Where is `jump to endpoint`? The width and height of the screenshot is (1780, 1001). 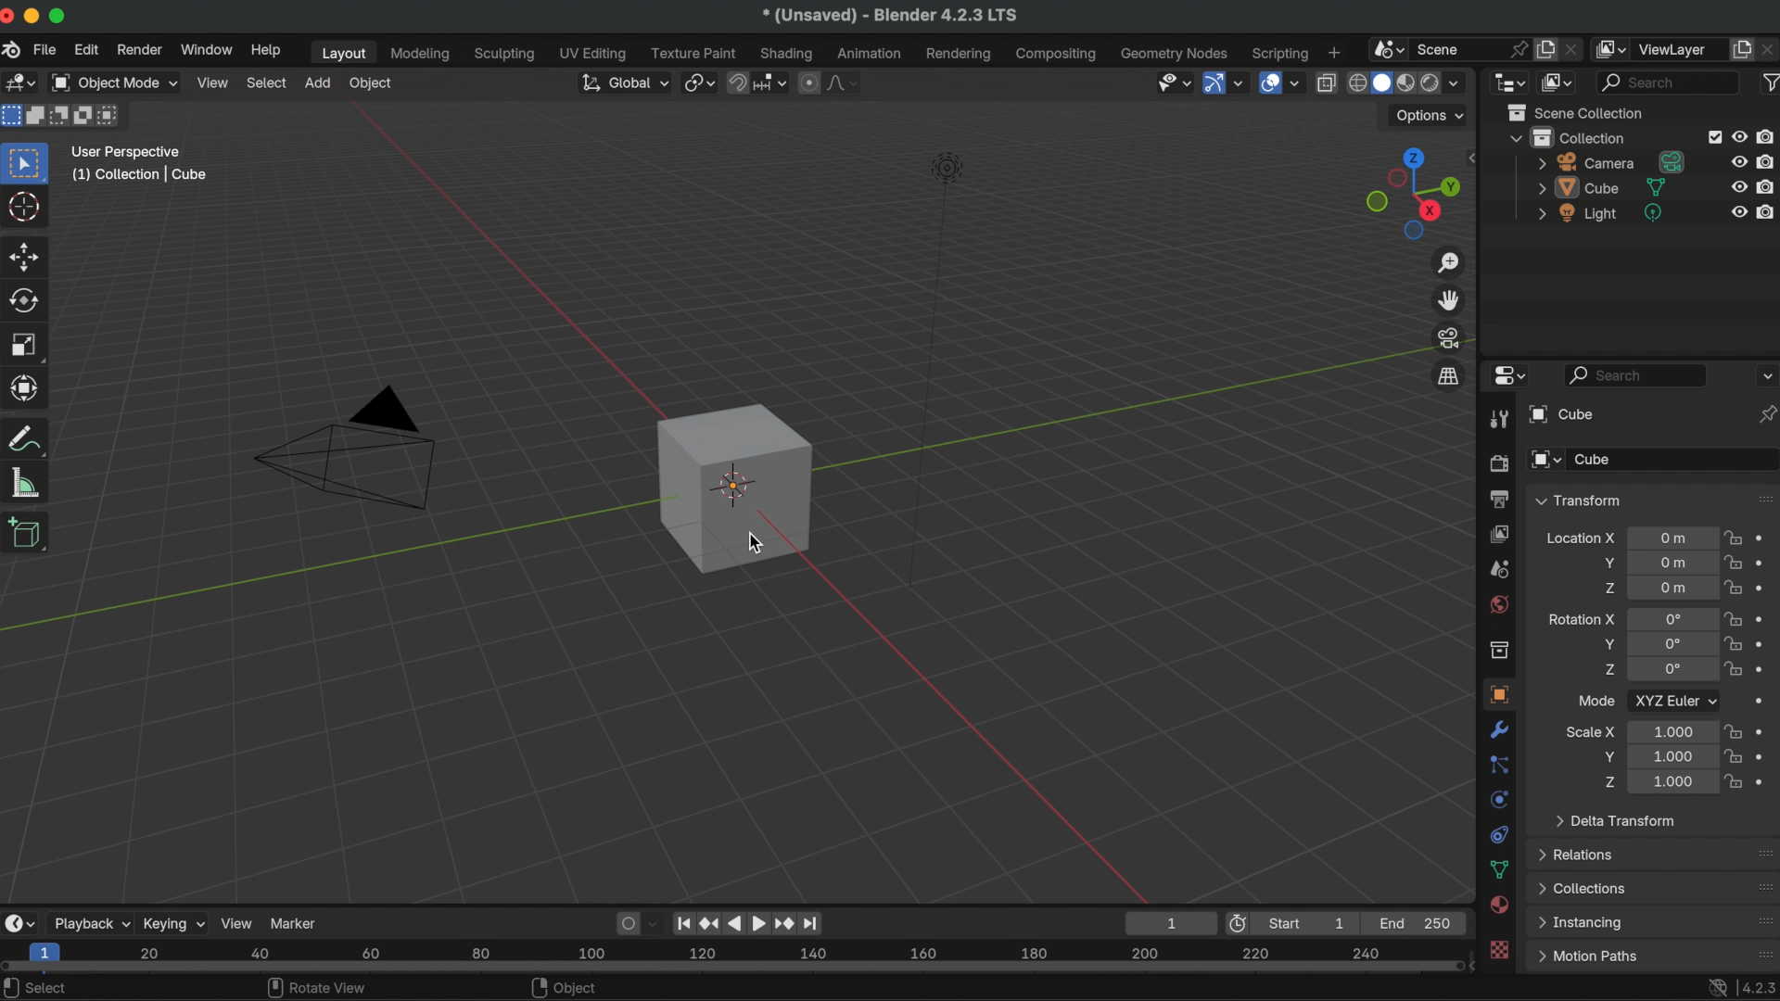
jump to endpoint is located at coordinates (818, 922).